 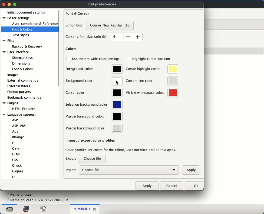 What do you see at coordinates (25, 98) in the screenshot?
I see `bookmark commands` at bounding box center [25, 98].